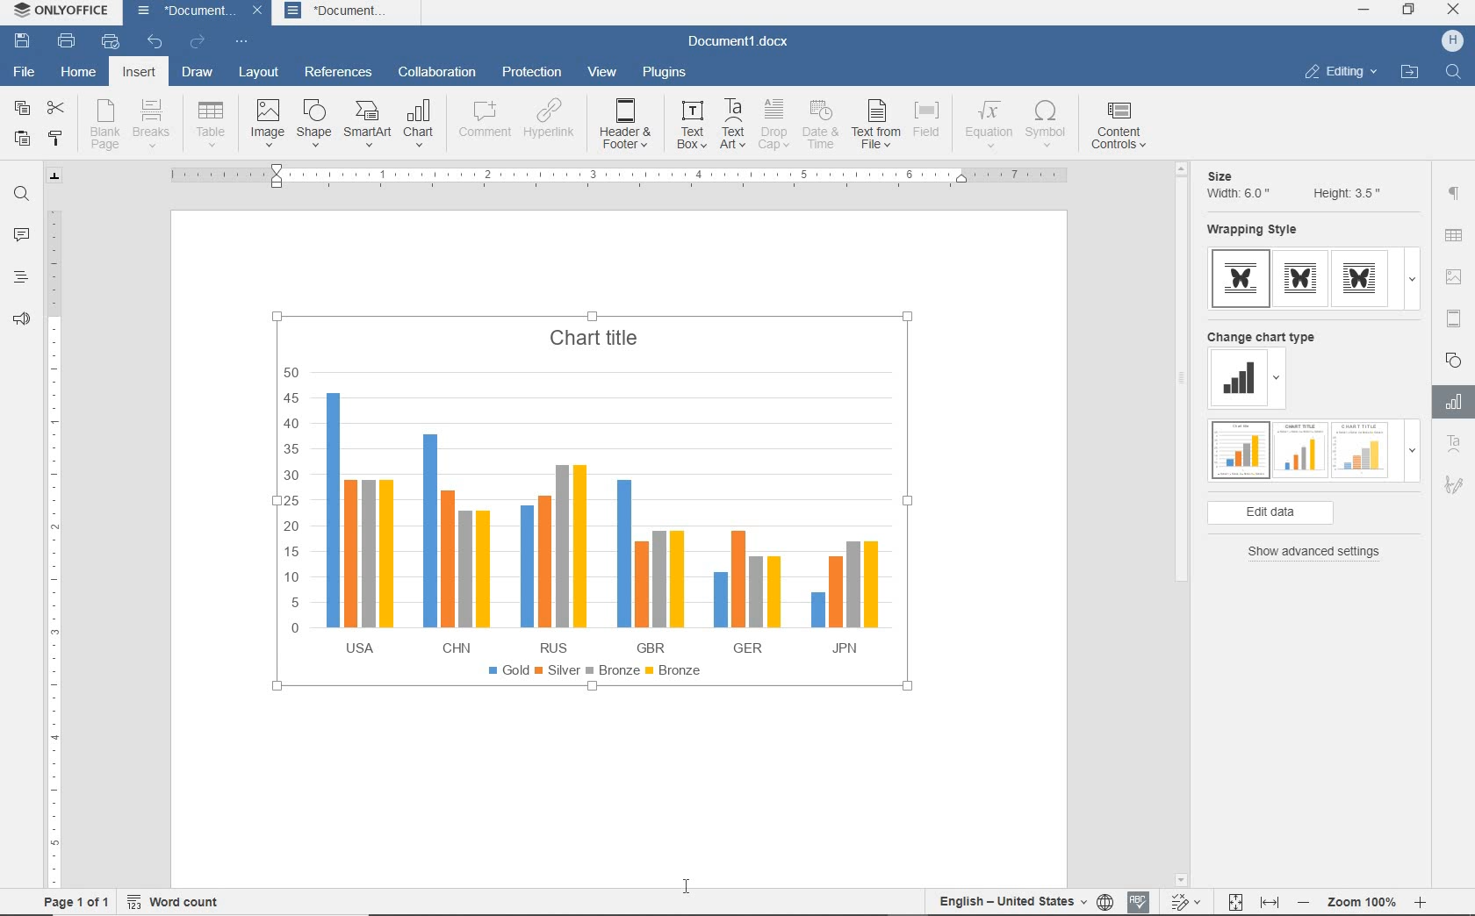 This screenshot has width=1475, height=916. What do you see at coordinates (1269, 902) in the screenshot?
I see `fit to width` at bounding box center [1269, 902].